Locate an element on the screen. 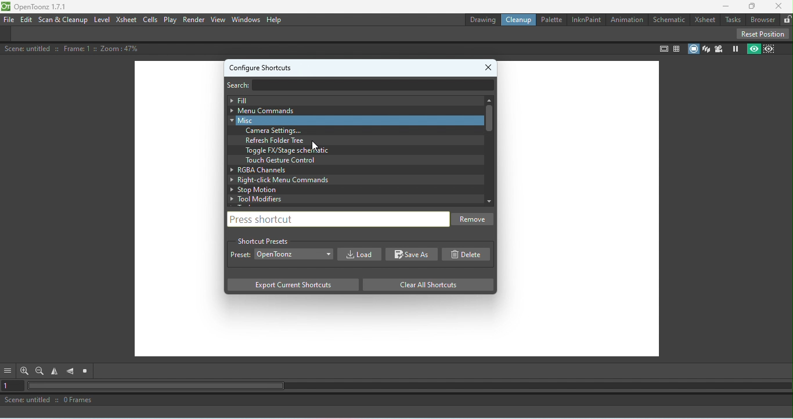  Horizontal scroll bar is located at coordinates (409, 387).